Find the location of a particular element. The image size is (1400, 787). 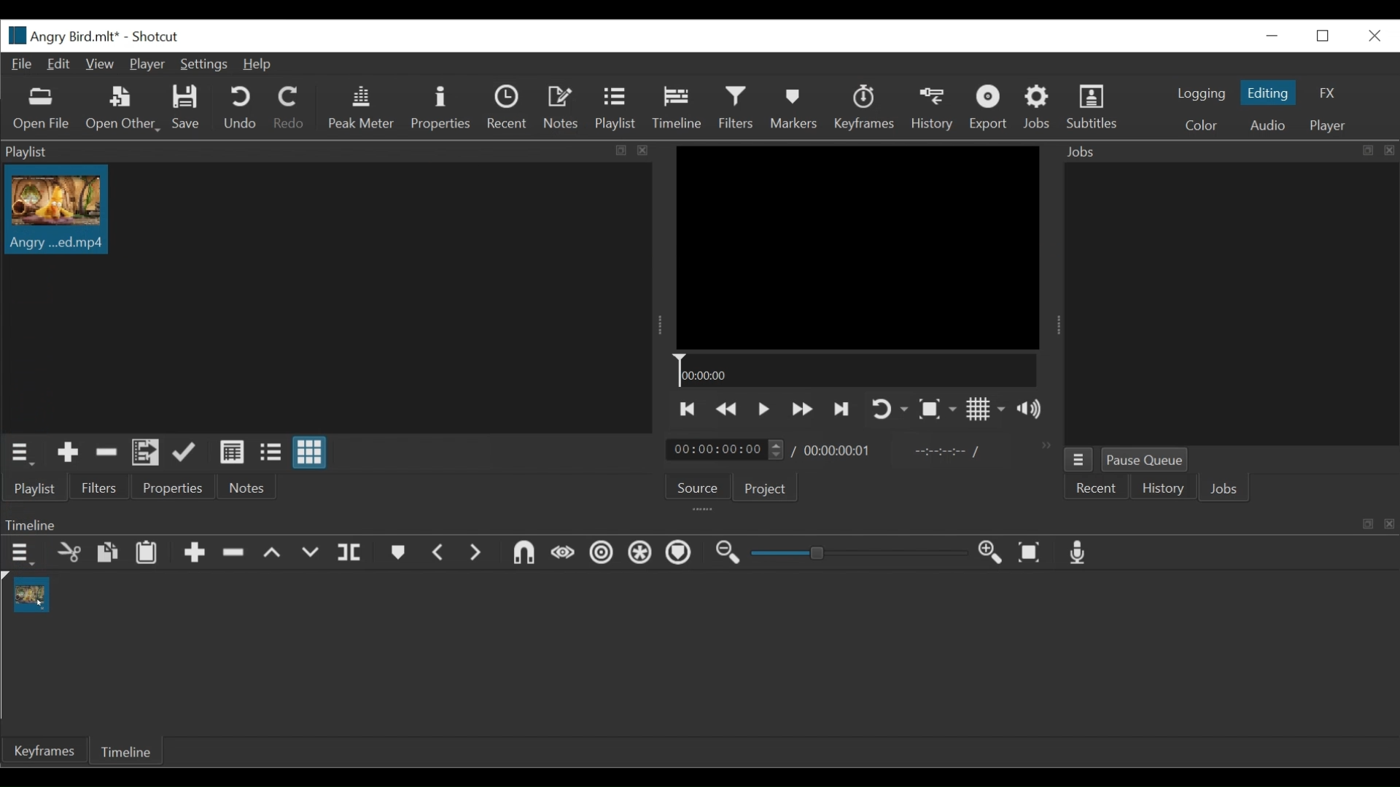

Jobs is located at coordinates (1036, 106).